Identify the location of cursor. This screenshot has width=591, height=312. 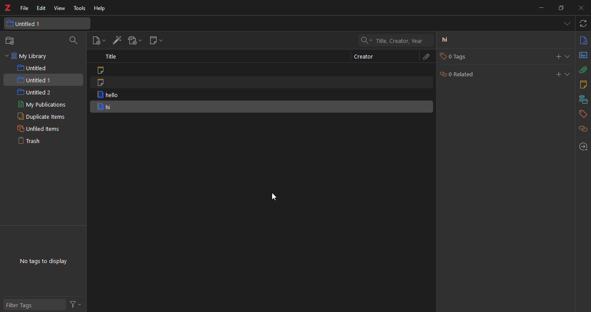
(274, 196).